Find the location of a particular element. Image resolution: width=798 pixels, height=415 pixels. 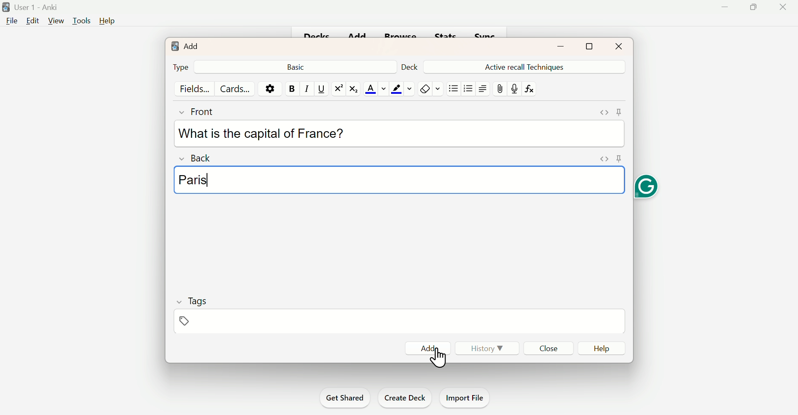

Get Shared is located at coordinates (342, 397).